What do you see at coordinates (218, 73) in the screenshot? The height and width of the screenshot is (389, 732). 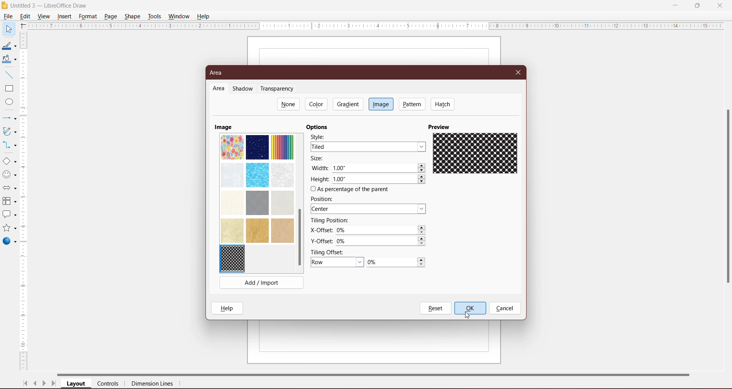 I see `Area` at bounding box center [218, 73].